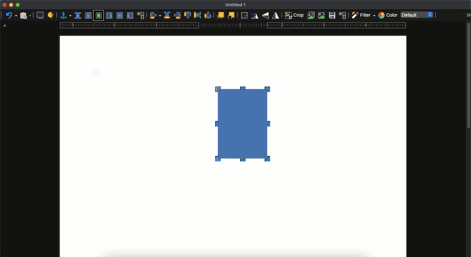 The height and width of the screenshot is (257, 471). What do you see at coordinates (155, 15) in the screenshot?
I see `align objects` at bounding box center [155, 15].